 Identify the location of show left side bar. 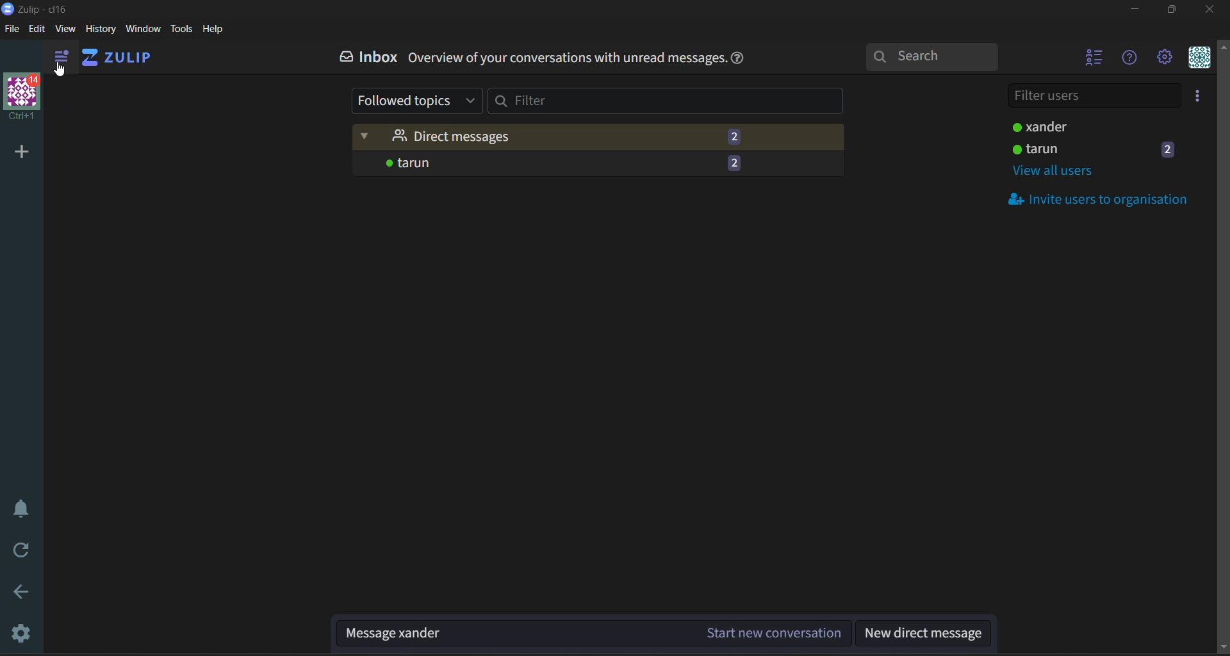
(58, 59).